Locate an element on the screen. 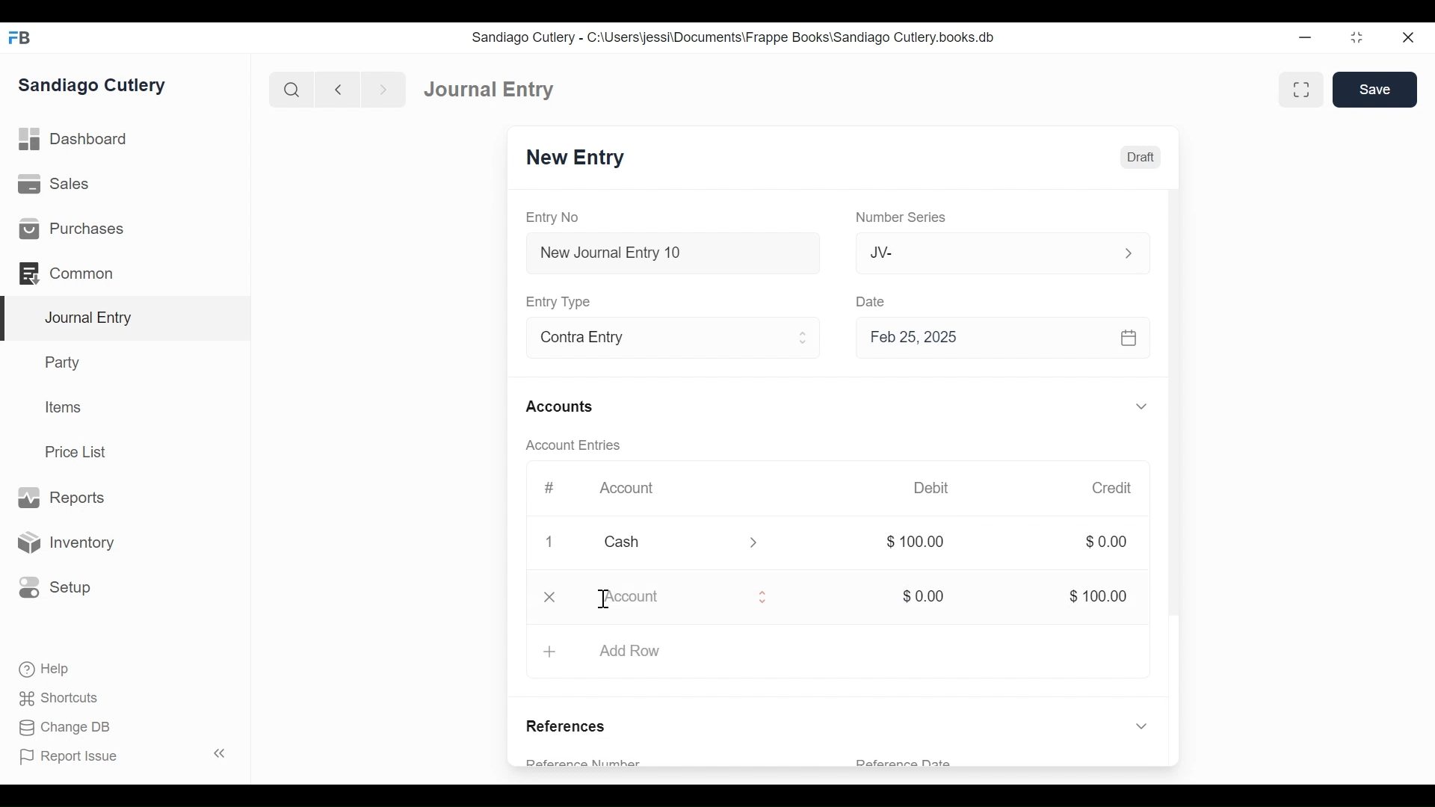  $100.00 is located at coordinates (1096, 596).